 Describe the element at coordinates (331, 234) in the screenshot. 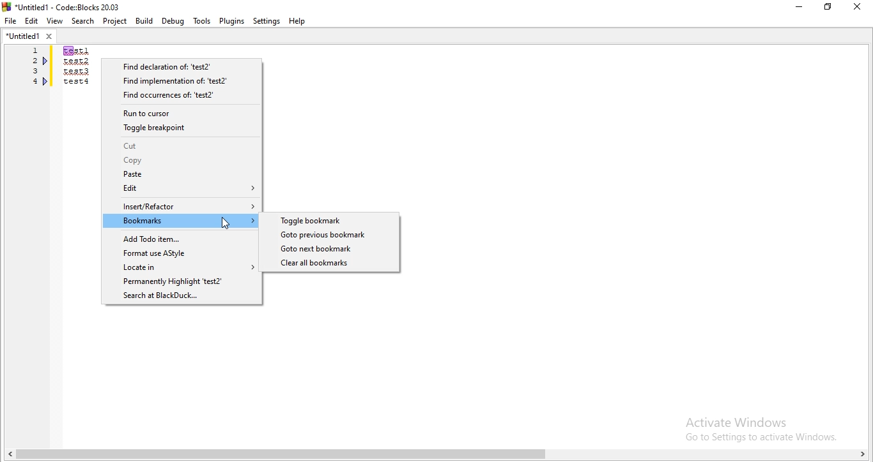

I see `Goto previous bookmark` at that location.